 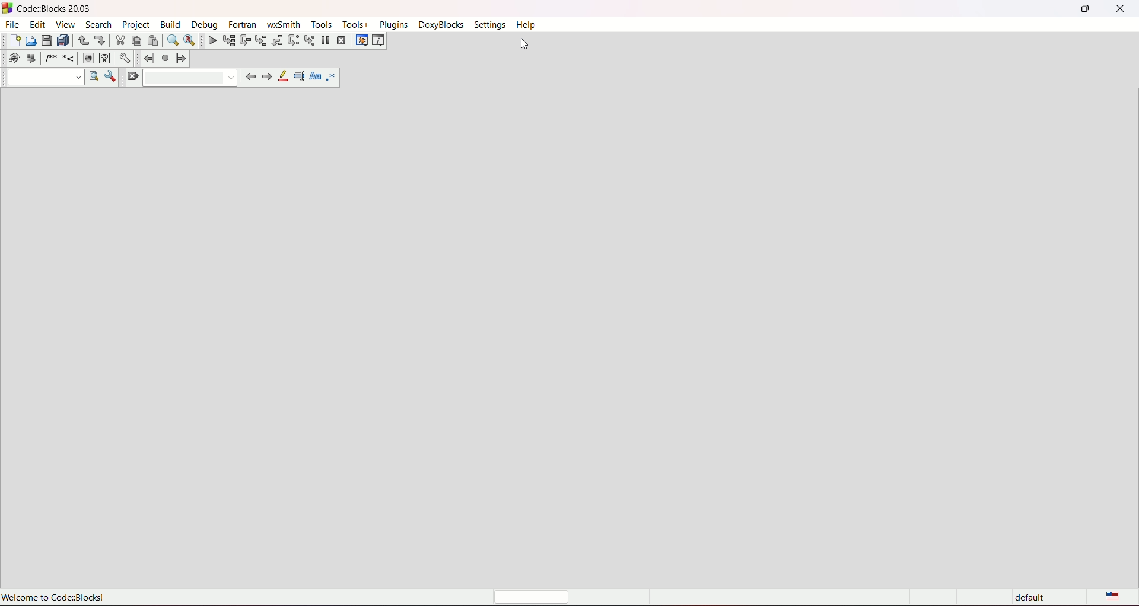 I want to click on run search, so click(x=94, y=76).